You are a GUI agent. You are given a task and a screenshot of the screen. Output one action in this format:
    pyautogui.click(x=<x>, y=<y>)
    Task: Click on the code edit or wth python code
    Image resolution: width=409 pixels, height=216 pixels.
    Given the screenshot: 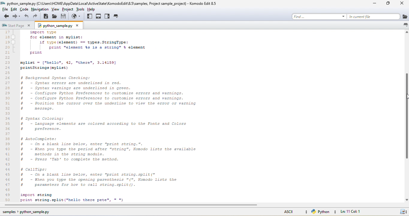 What is the action you would take?
    pyautogui.click(x=136, y=117)
    